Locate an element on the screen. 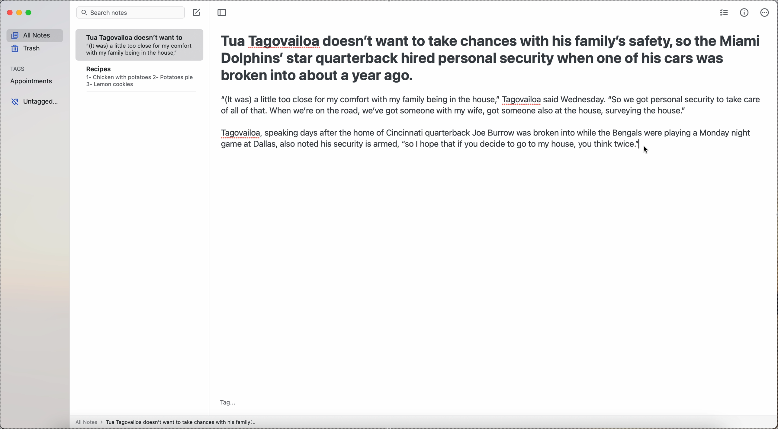 This screenshot has width=778, height=429. create note is located at coordinates (196, 14).